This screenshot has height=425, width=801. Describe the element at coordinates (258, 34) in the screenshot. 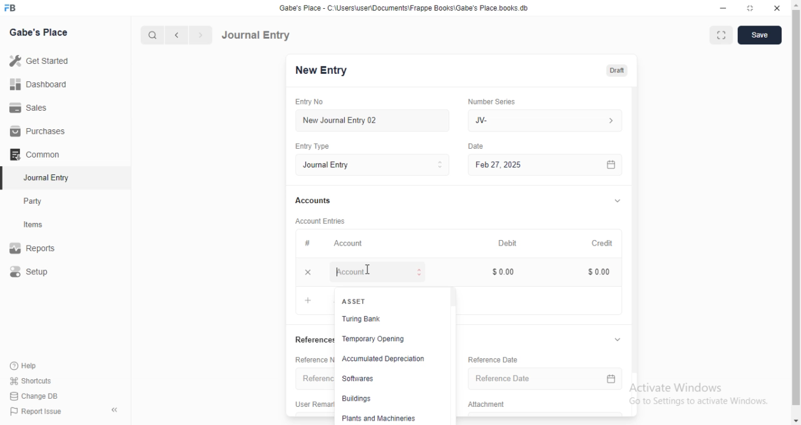

I see `Journal Entry` at that location.